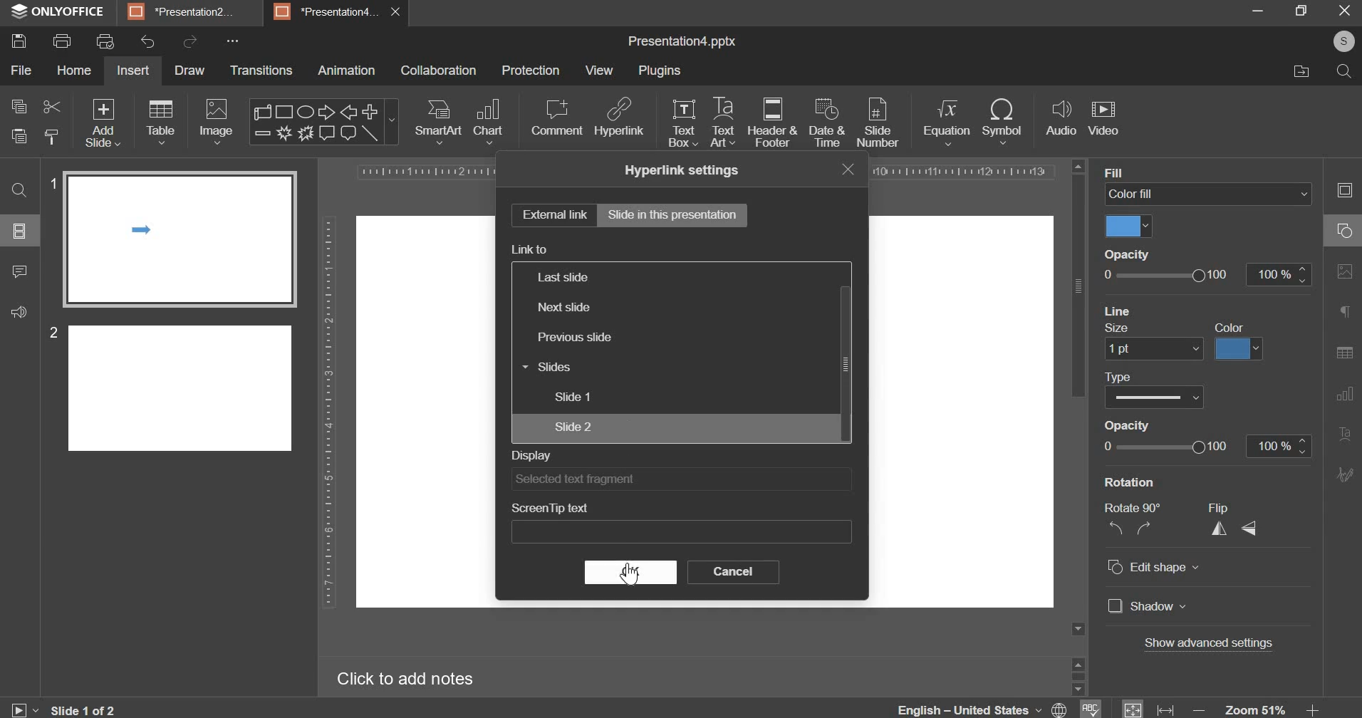 This screenshot has height=718, width=1362. What do you see at coordinates (1089, 703) in the screenshot?
I see `spelling` at bounding box center [1089, 703].